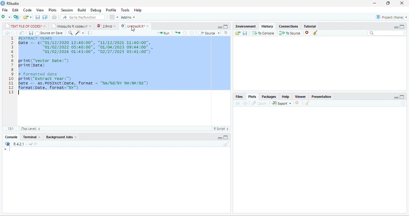 This screenshot has width=409, height=216. What do you see at coordinates (148, 26) in the screenshot?
I see `close` at bounding box center [148, 26].